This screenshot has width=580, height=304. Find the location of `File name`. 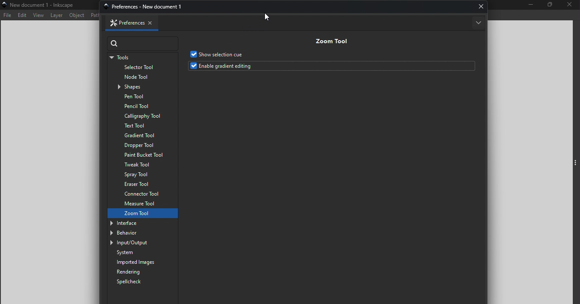

File name is located at coordinates (44, 5).